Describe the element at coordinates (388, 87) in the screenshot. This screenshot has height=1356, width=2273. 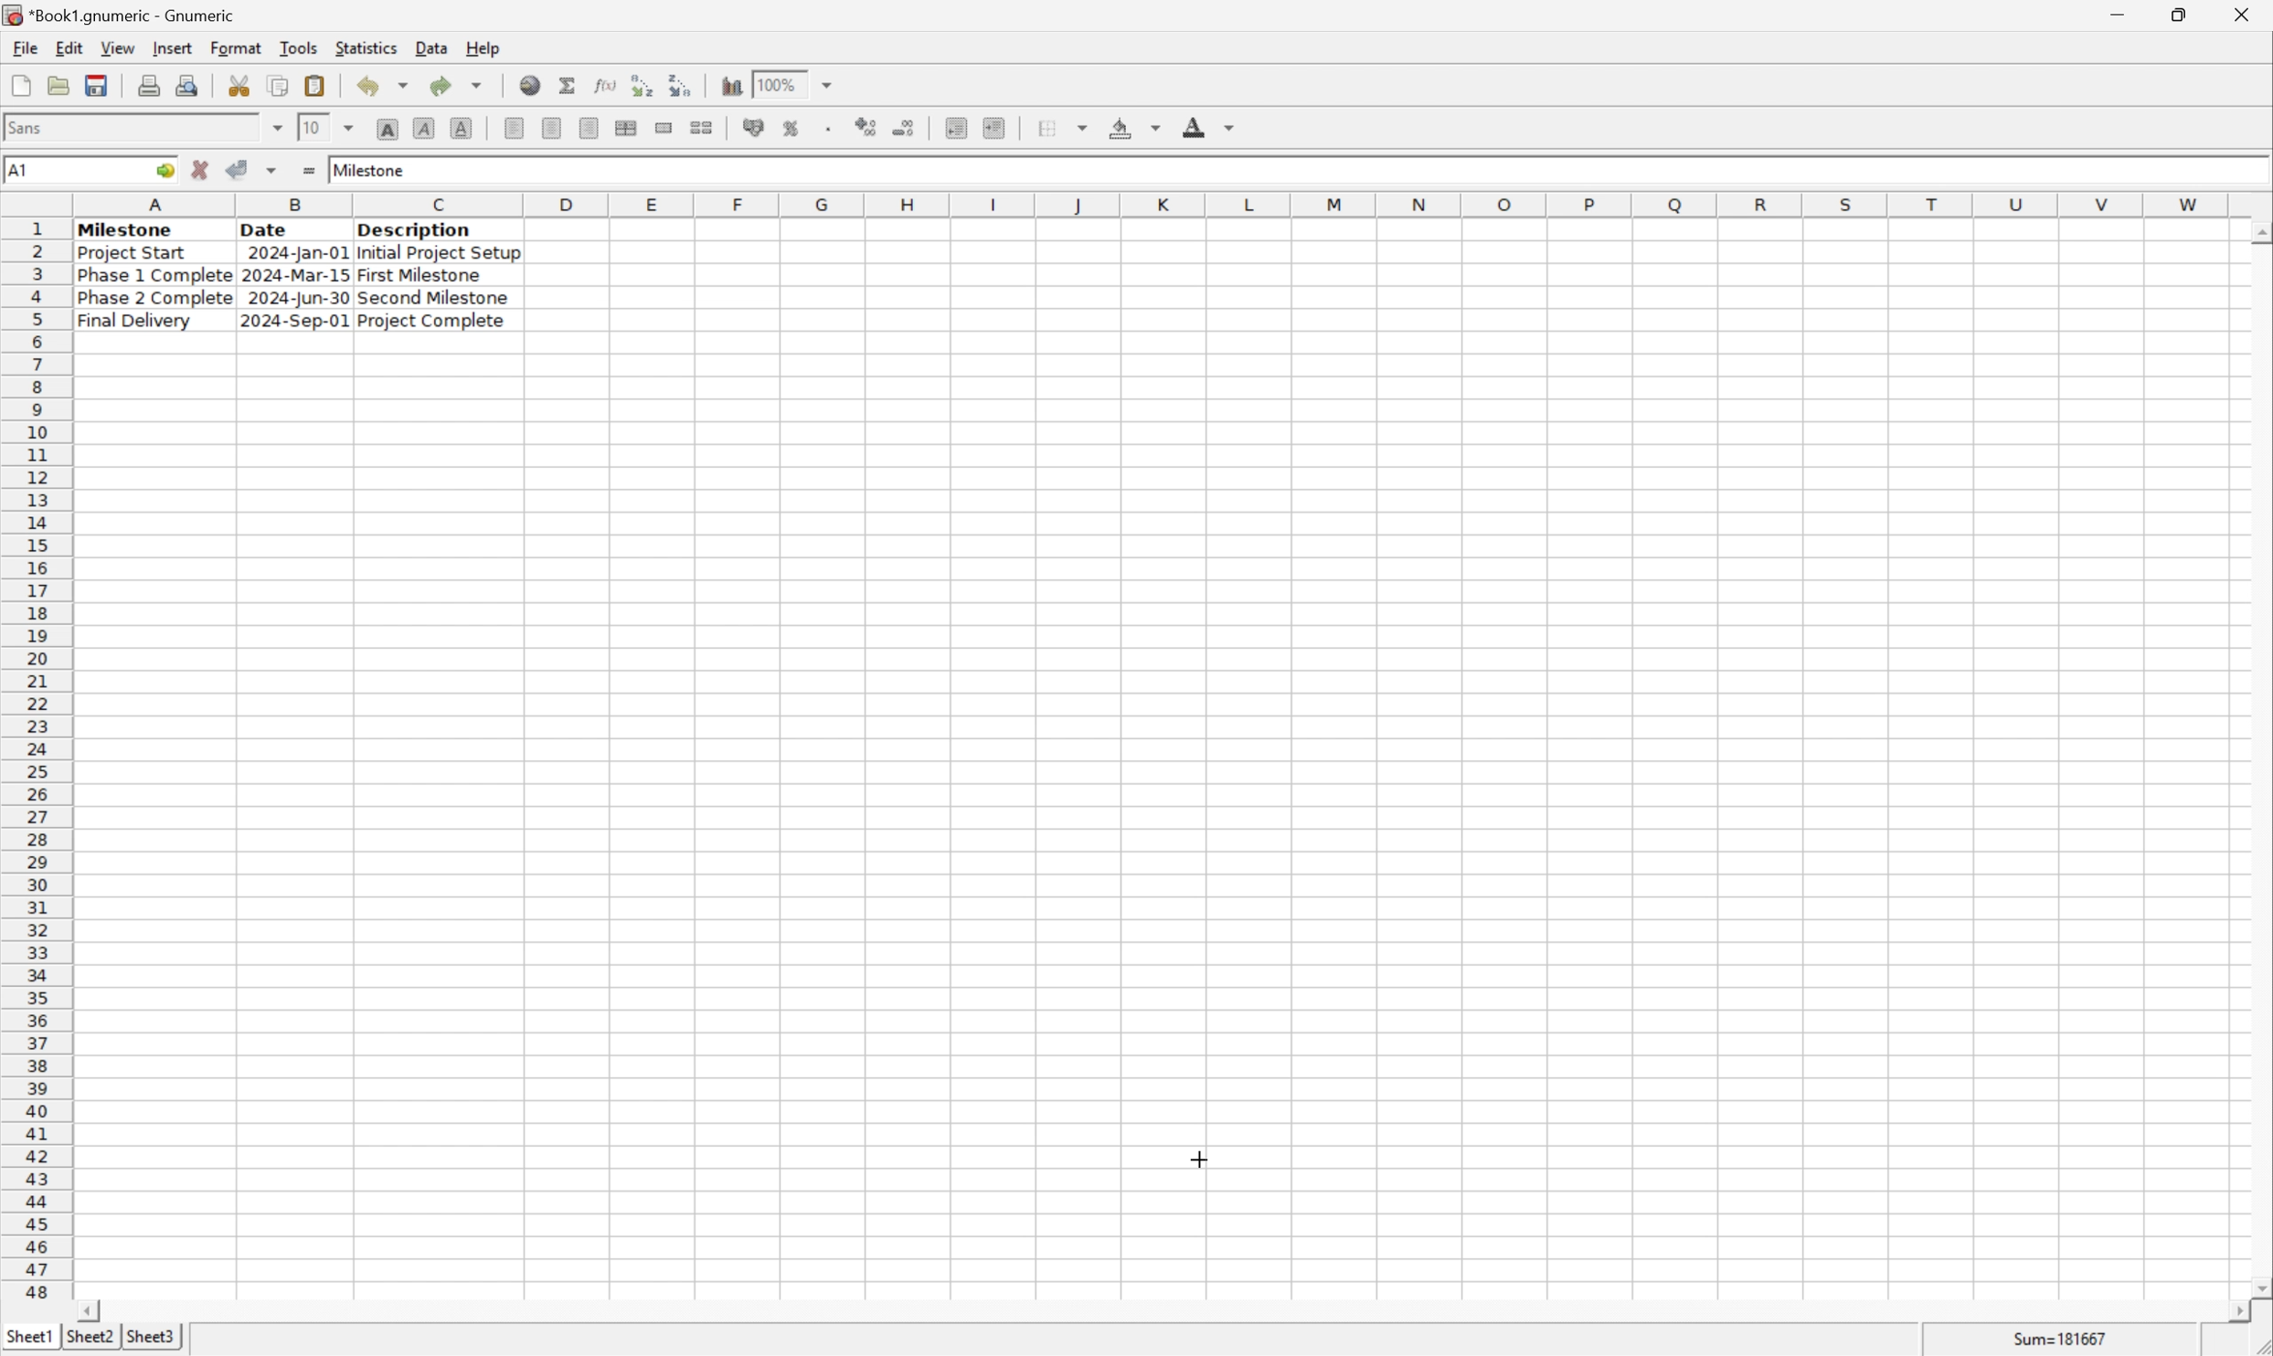
I see `undo` at that location.